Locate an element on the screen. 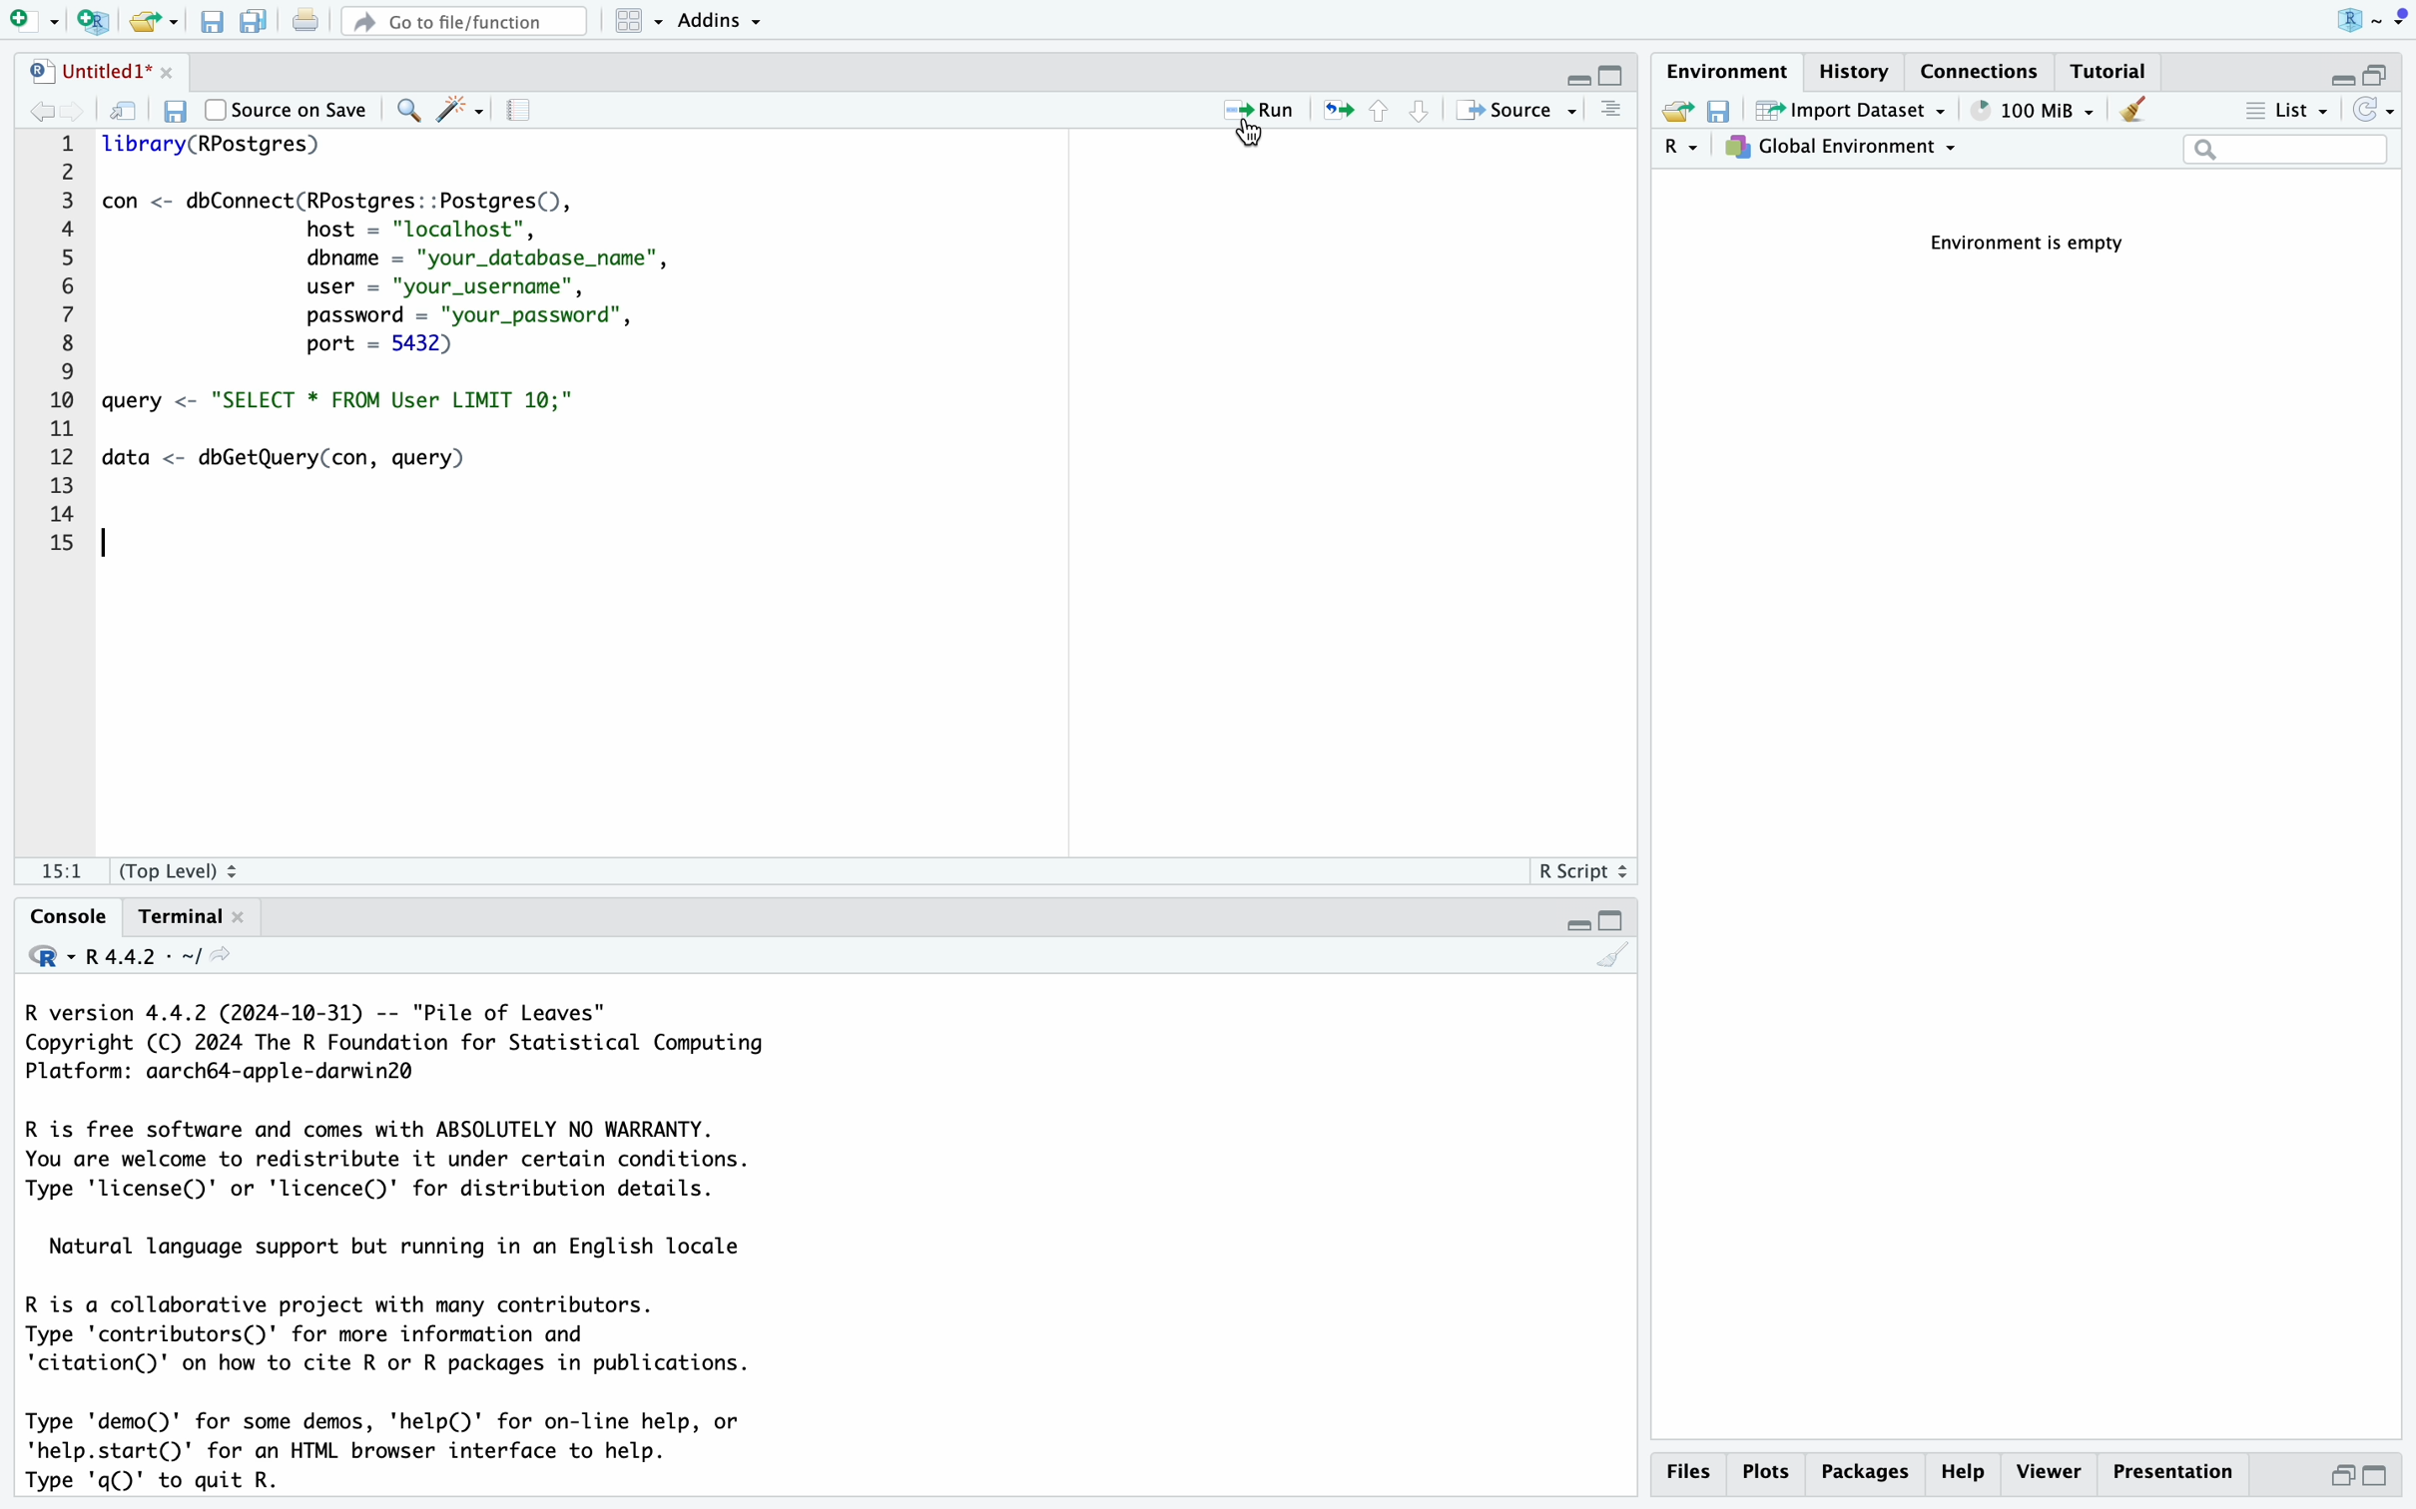 The width and height of the screenshot is (2416, 1509). go back to the previous source location is located at coordinates (33, 108).